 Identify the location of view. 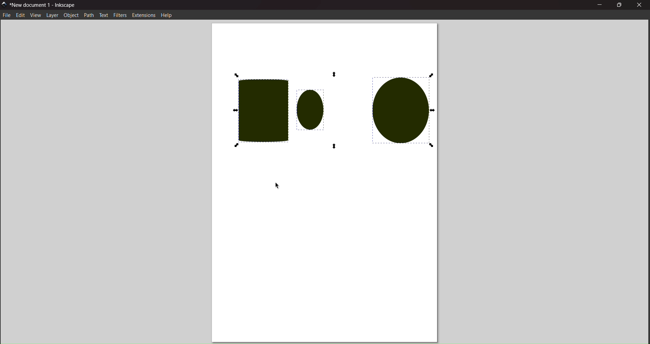
(35, 16).